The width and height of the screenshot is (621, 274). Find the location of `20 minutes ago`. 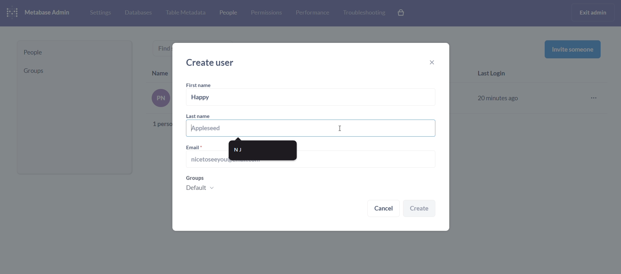

20 minutes ago is located at coordinates (499, 97).